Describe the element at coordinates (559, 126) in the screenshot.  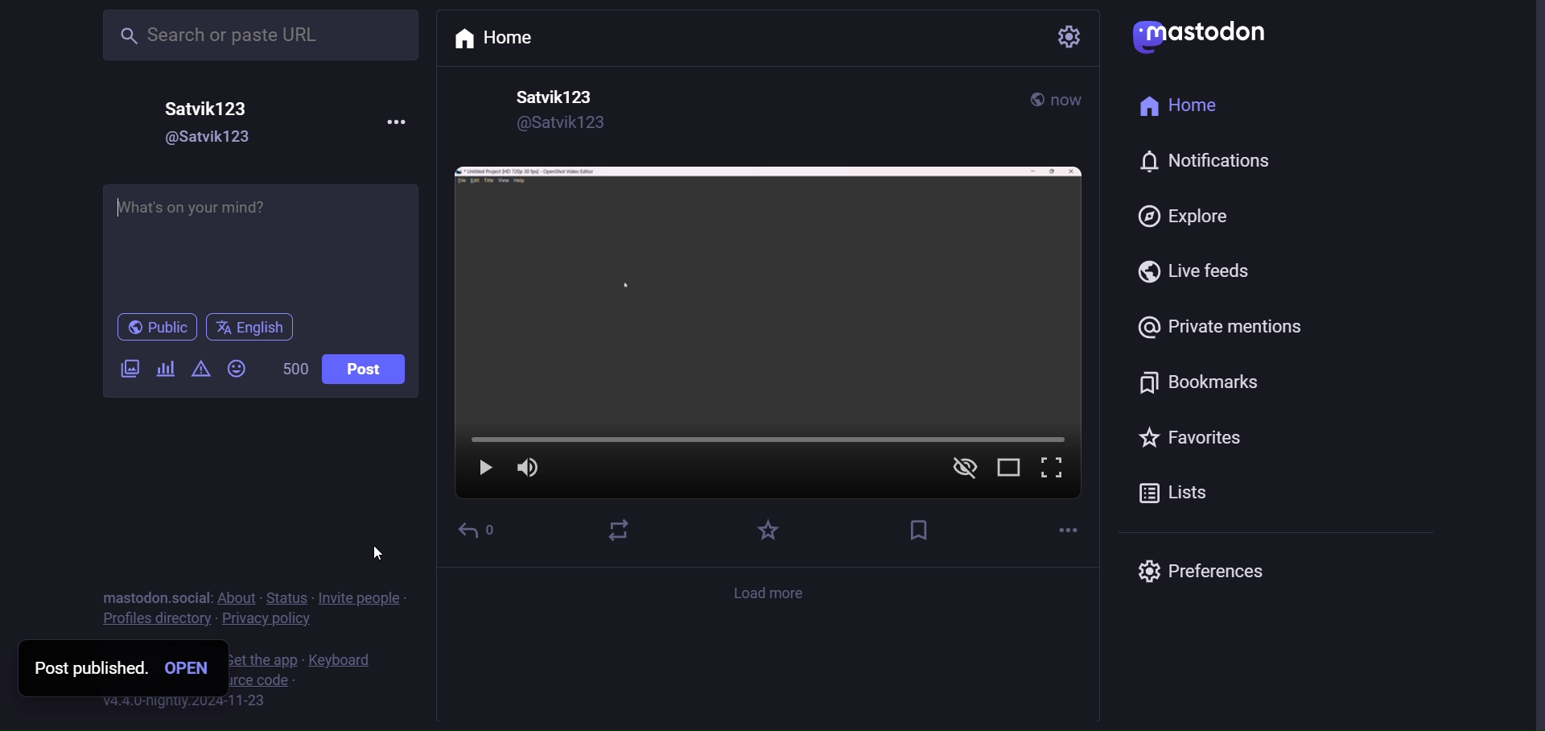
I see `id` at that location.